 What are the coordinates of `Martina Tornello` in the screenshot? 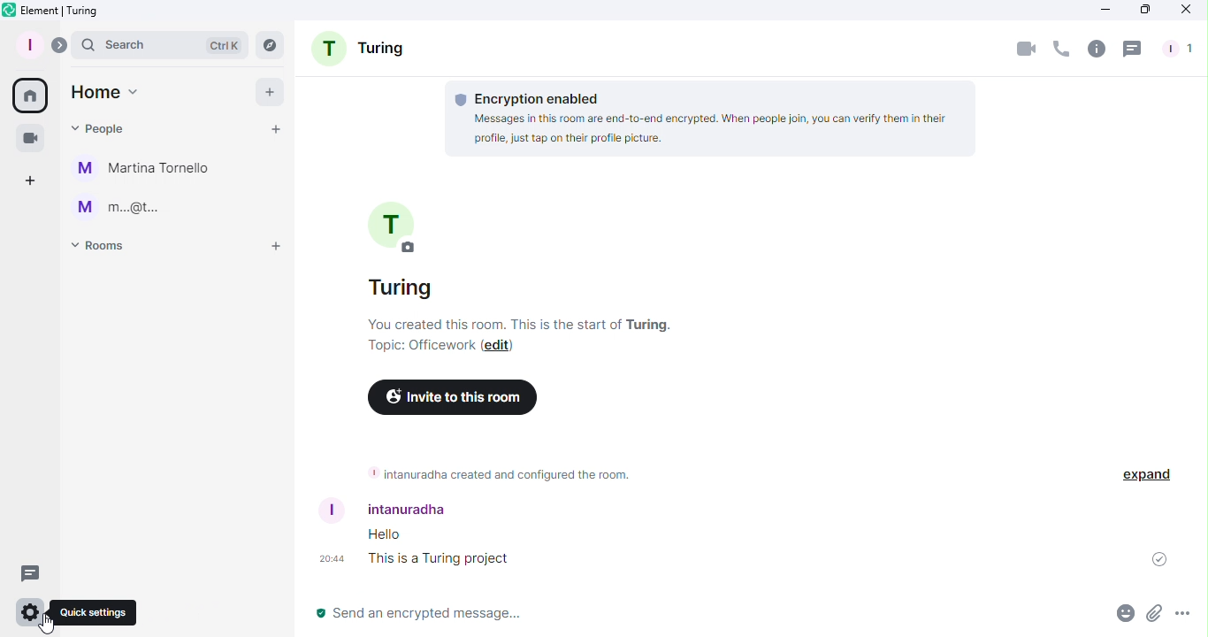 It's located at (149, 168).